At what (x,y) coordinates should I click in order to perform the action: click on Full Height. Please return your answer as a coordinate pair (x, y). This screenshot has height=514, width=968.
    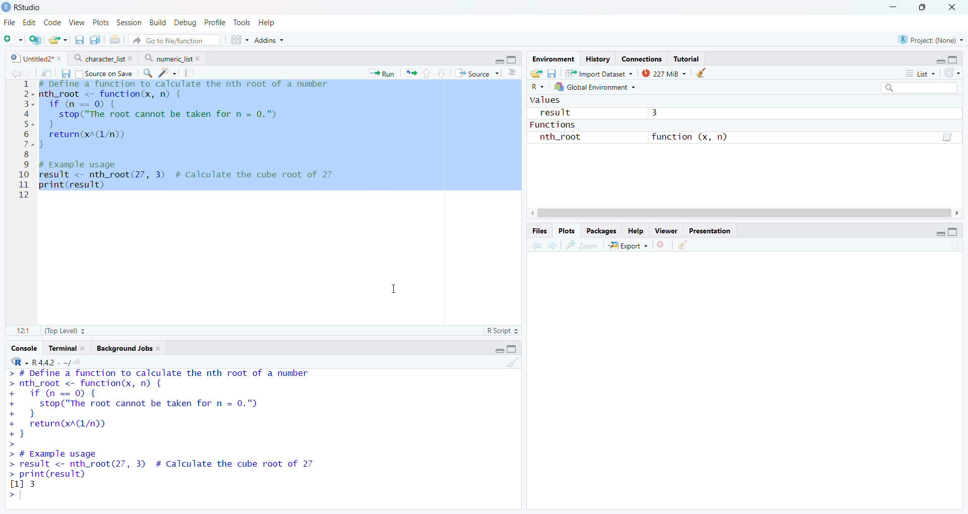
    Looking at the image, I should click on (513, 348).